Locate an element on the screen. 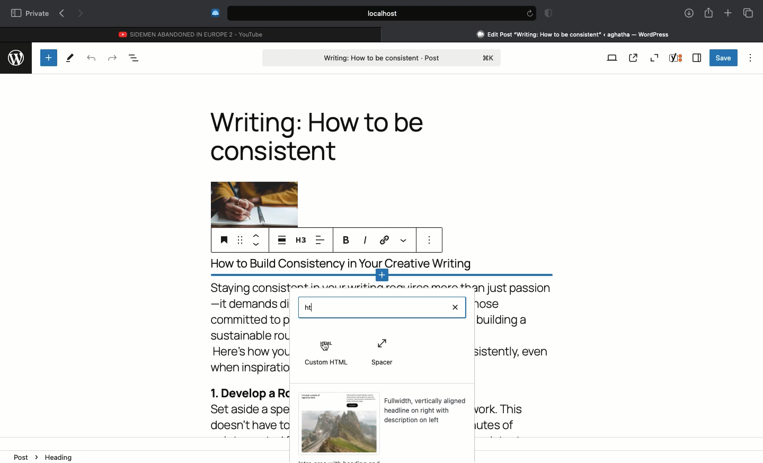 The image size is (763, 463). Extensions is located at coordinates (214, 13).